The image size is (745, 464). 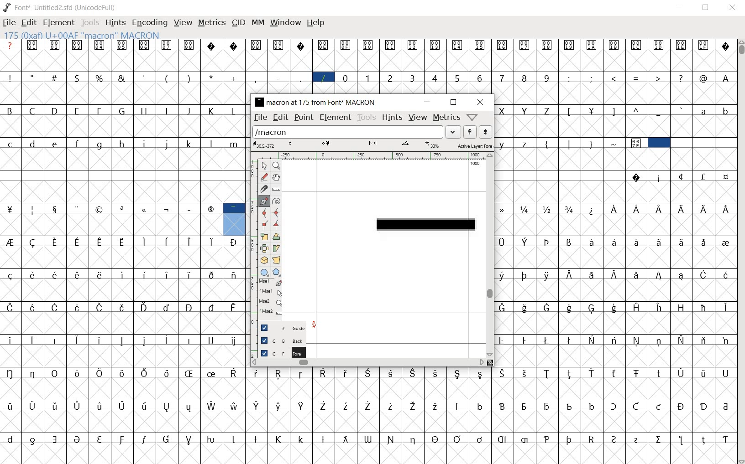 What do you see at coordinates (454, 103) in the screenshot?
I see `maximize` at bounding box center [454, 103].